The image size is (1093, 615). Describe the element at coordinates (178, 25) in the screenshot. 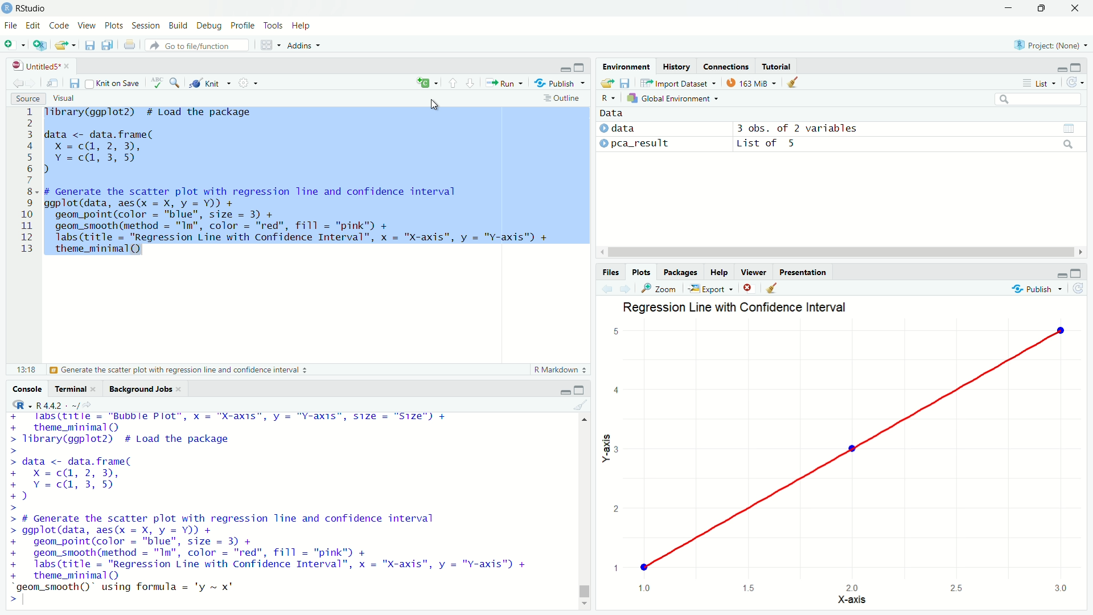

I see `Build` at that location.